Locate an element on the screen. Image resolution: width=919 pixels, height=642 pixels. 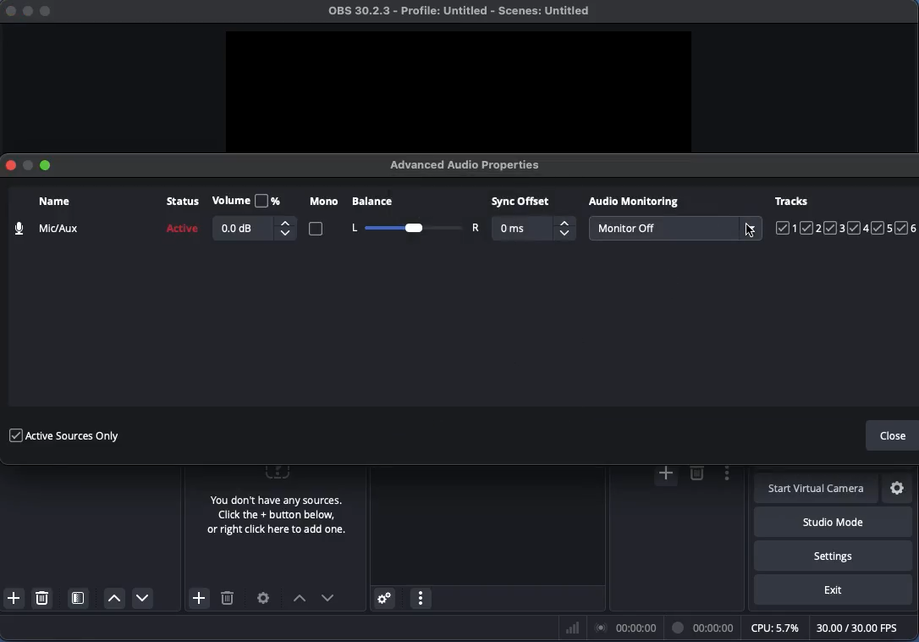
Exit is located at coordinates (834, 590).